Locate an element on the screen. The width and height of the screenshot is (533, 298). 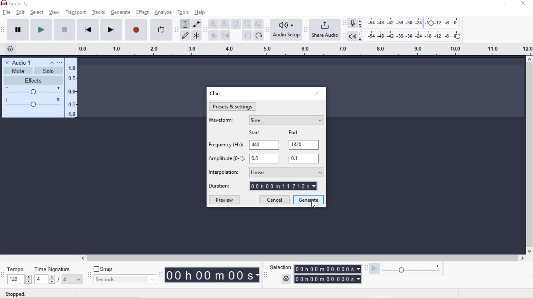
Delete track is located at coordinates (7, 62).